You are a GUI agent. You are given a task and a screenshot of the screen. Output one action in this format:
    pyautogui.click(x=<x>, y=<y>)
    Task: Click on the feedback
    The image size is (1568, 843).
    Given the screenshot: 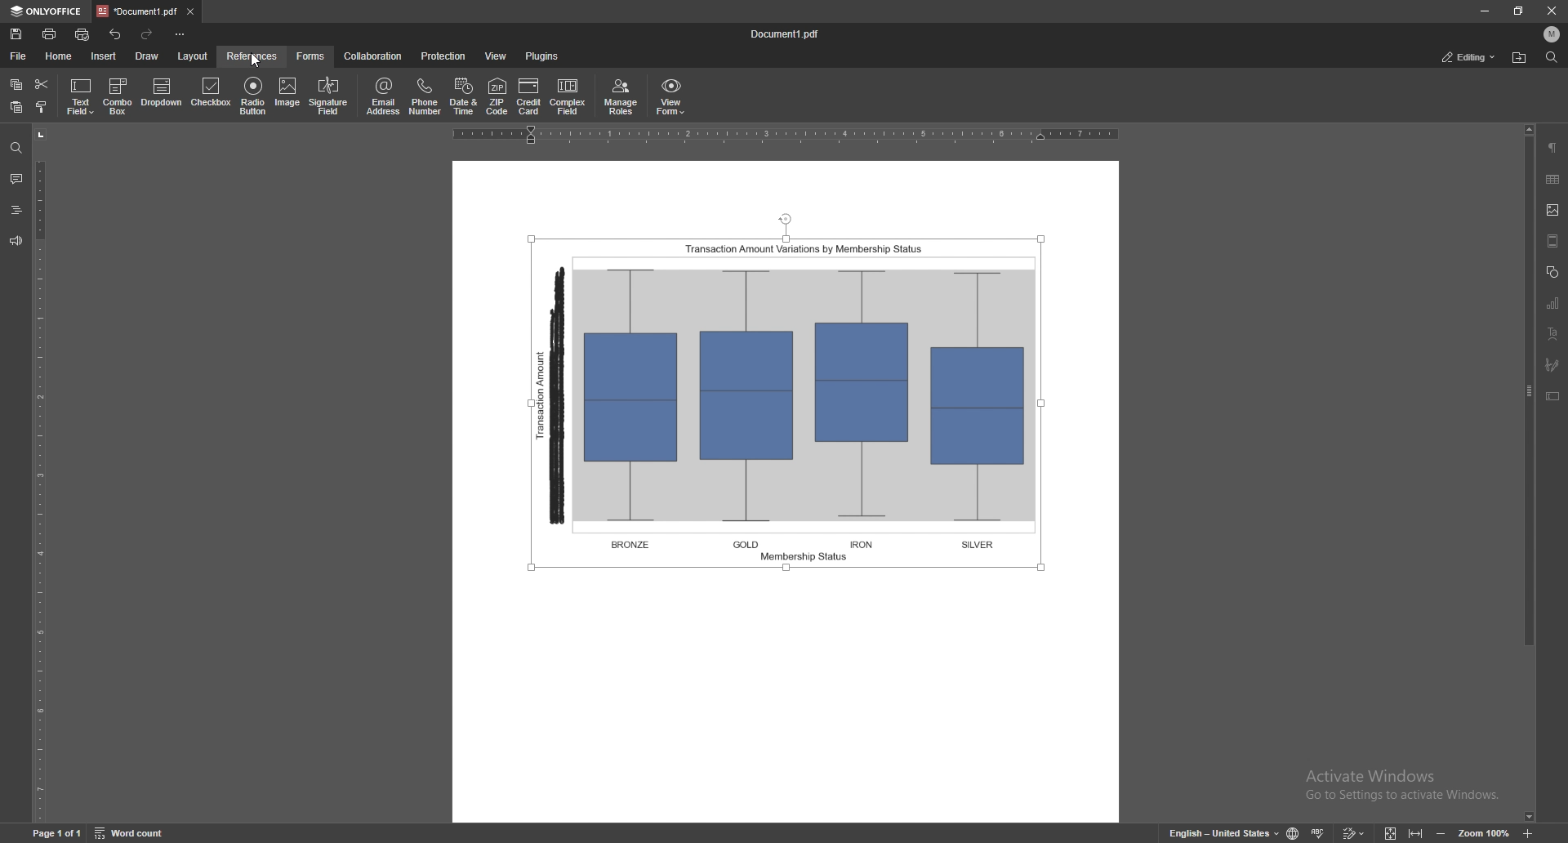 What is the action you would take?
    pyautogui.click(x=15, y=241)
    